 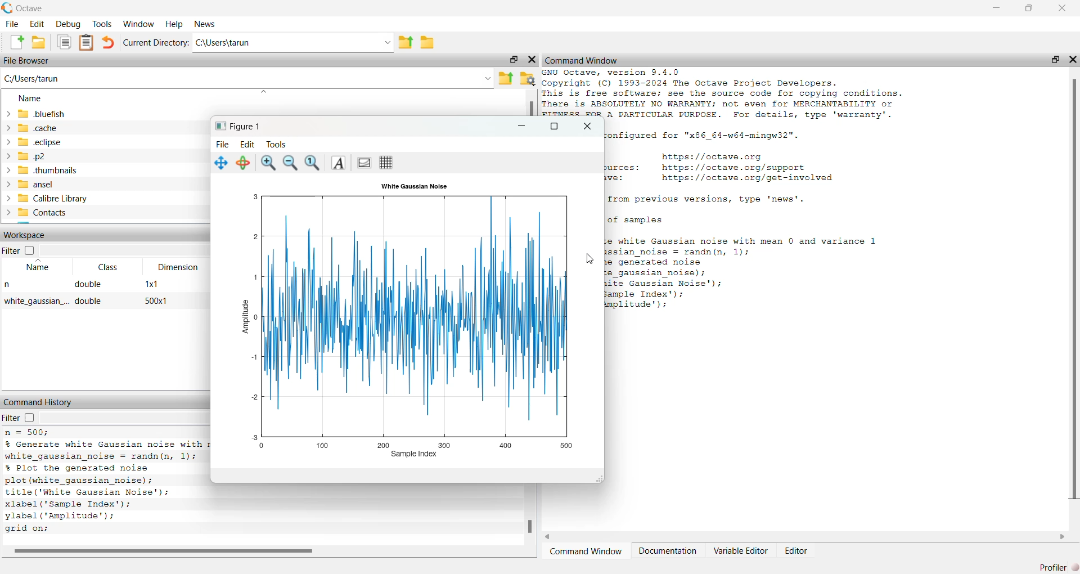 What do you see at coordinates (33, 303) in the screenshot?
I see `while gaussian` at bounding box center [33, 303].